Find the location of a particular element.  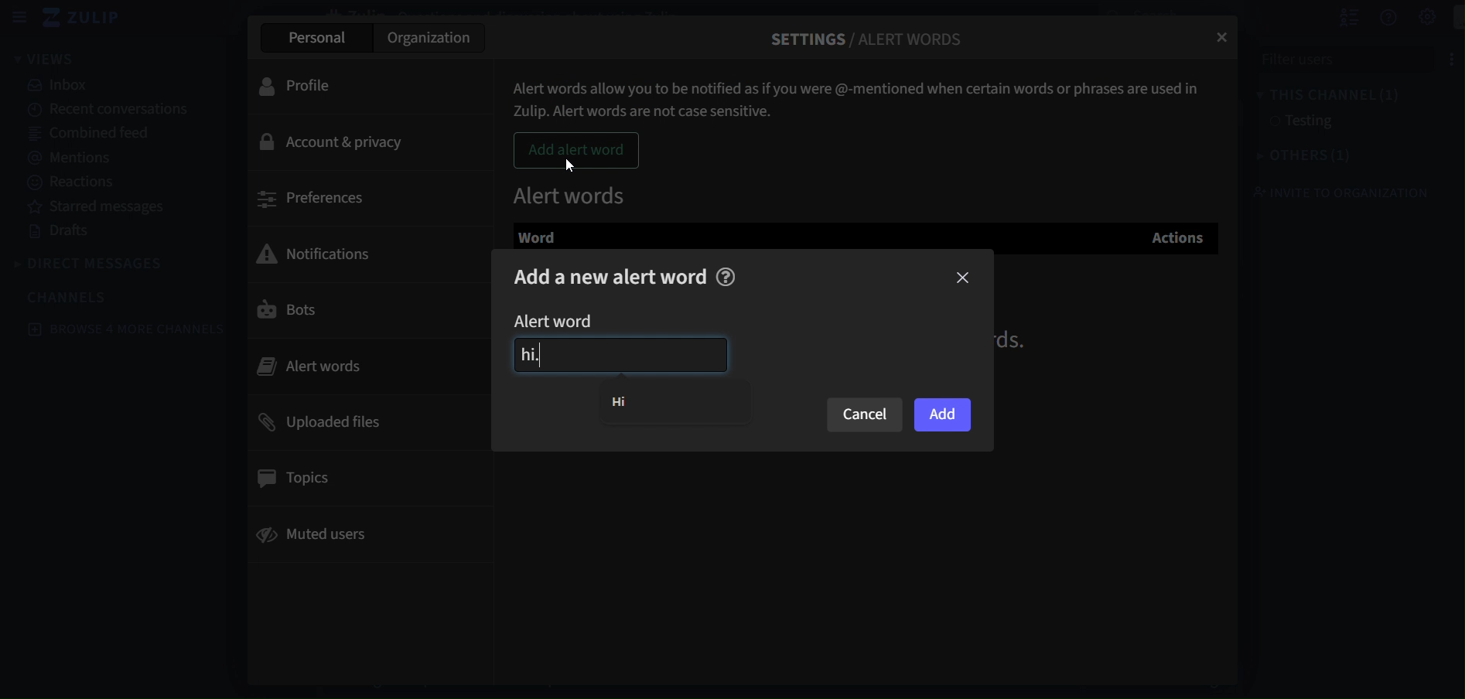

drafts is located at coordinates (67, 234).